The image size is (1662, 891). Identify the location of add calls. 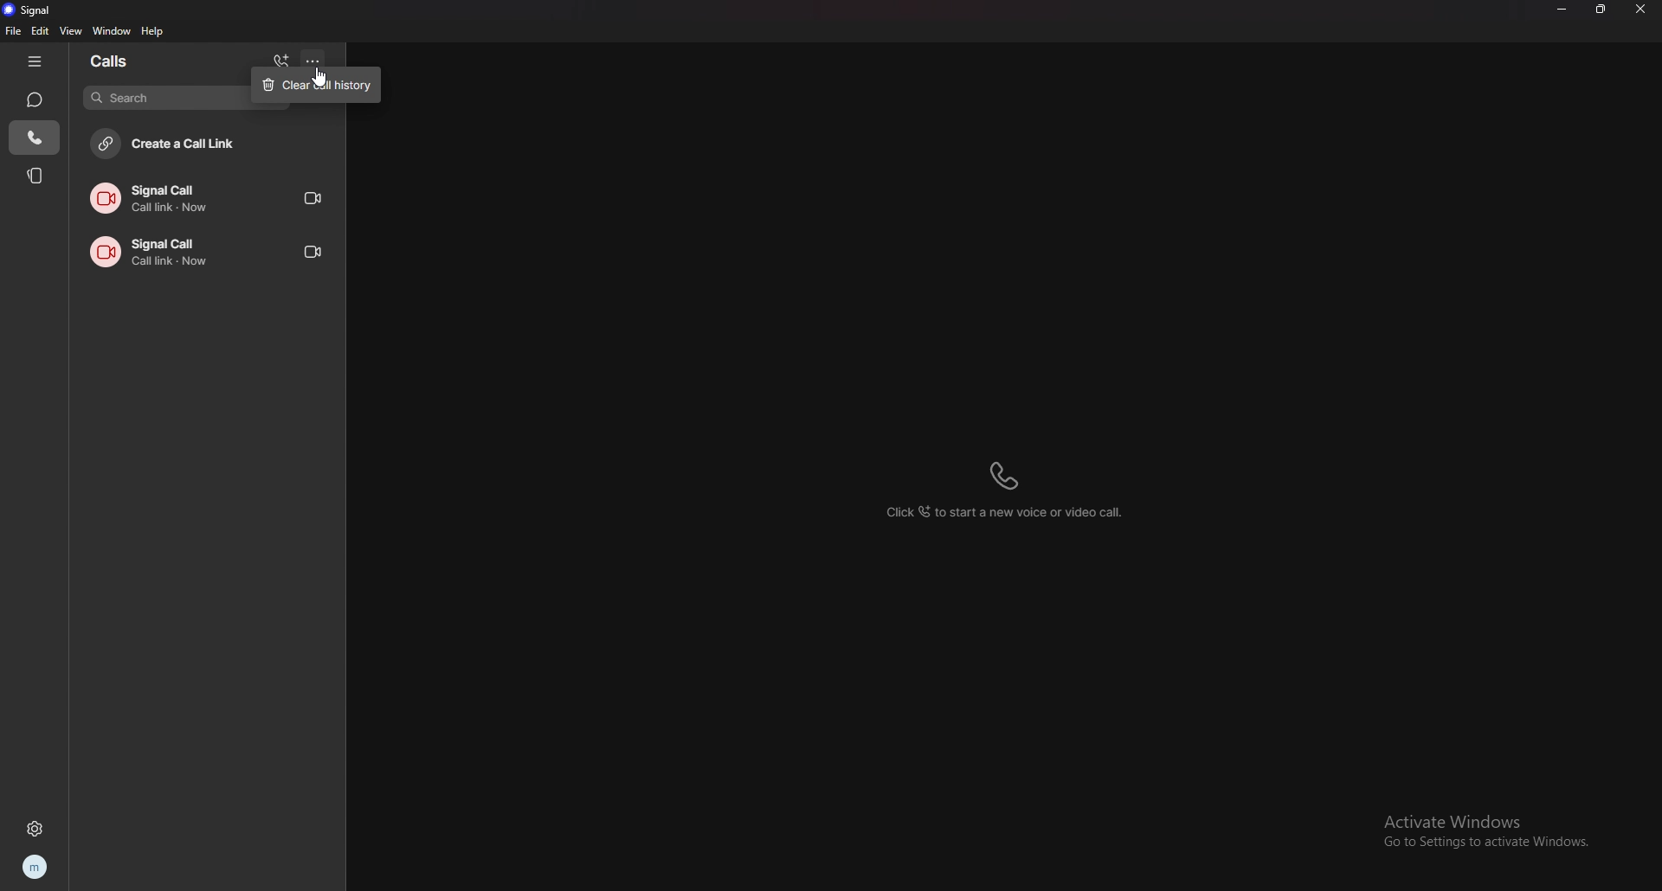
(283, 58).